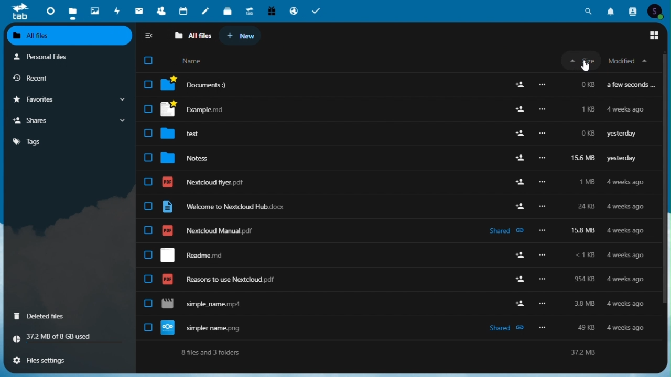 Image resolution: width=671 pixels, height=377 pixels. What do you see at coordinates (629, 60) in the screenshot?
I see `Modified` at bounding box center [629, 60].